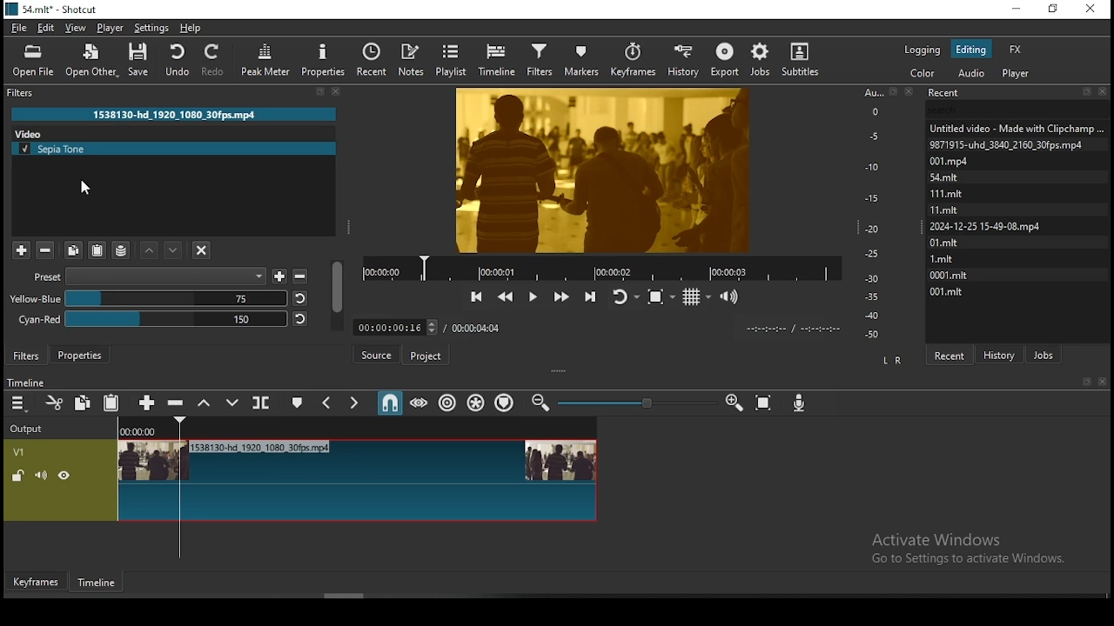  I want to click on overwrite, so click(236, 403).